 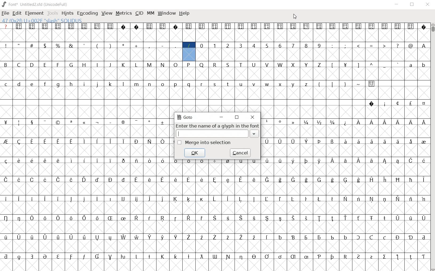 I want to click on glyph, so click(x=267, y=237).